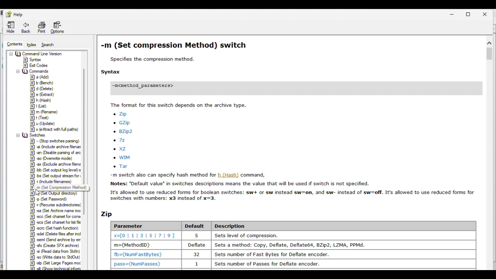 The width and height of the screenshot is (496, 279). I want to click on extract, so click(54, 129).